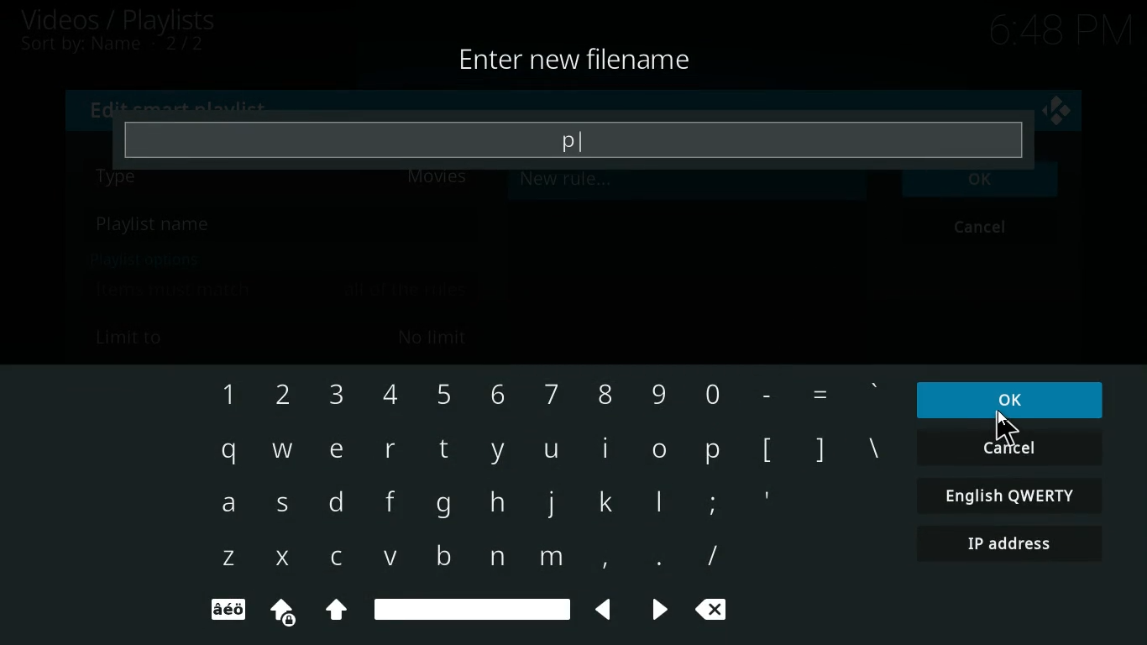  What do you see at coordinates (550, 560) in the screenshot?
I see `m` at bounding box center [550, 560].